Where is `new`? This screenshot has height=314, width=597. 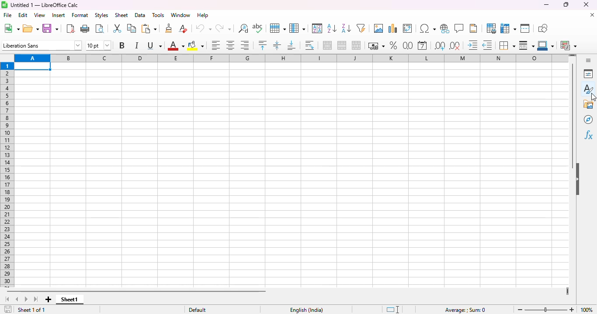
new is located at coordinates (11, 28).